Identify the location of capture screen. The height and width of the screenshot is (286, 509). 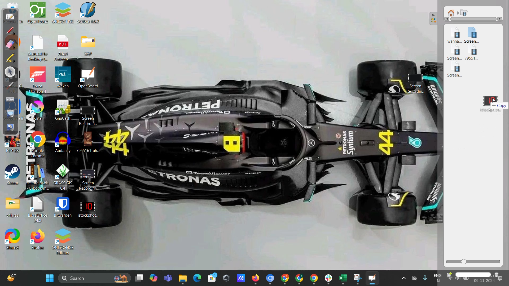
(10, 128).